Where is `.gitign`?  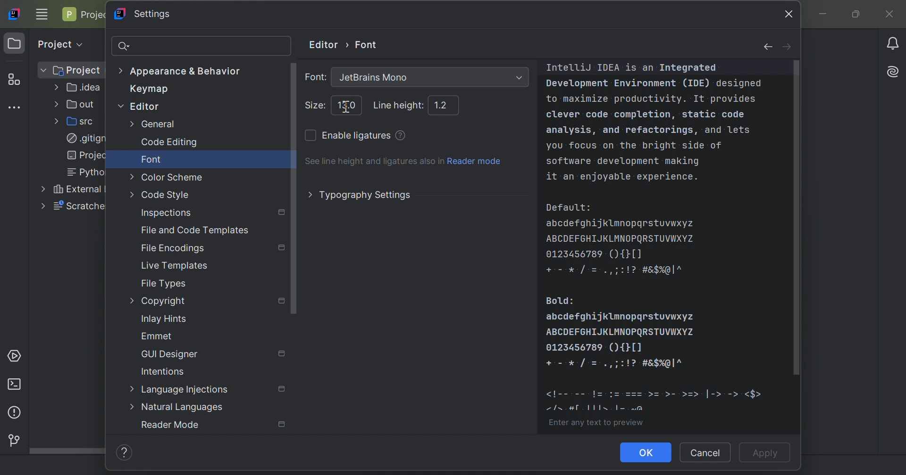
.gitign is located at coordinates (87, 139).